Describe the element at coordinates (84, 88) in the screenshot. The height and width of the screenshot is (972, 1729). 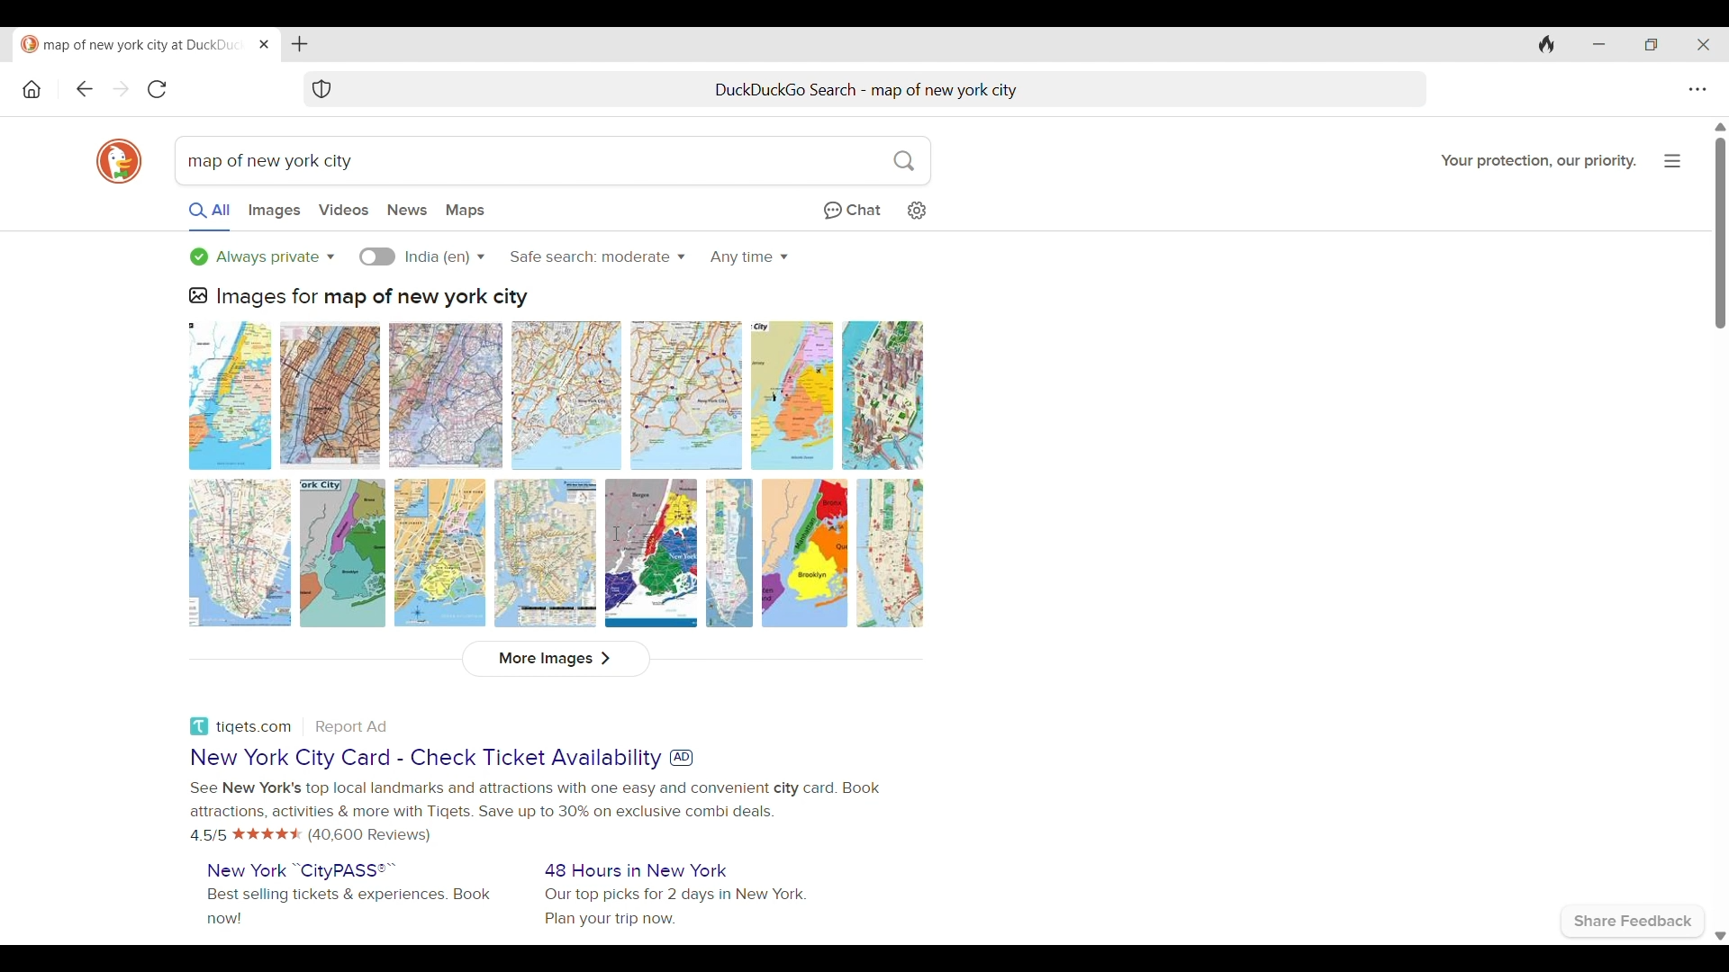
I see `Go back` at that location.